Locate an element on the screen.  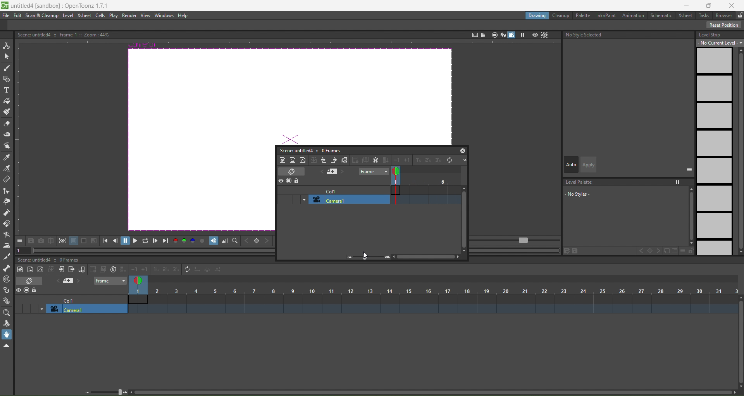
frame is located at coordinates (373, 172).